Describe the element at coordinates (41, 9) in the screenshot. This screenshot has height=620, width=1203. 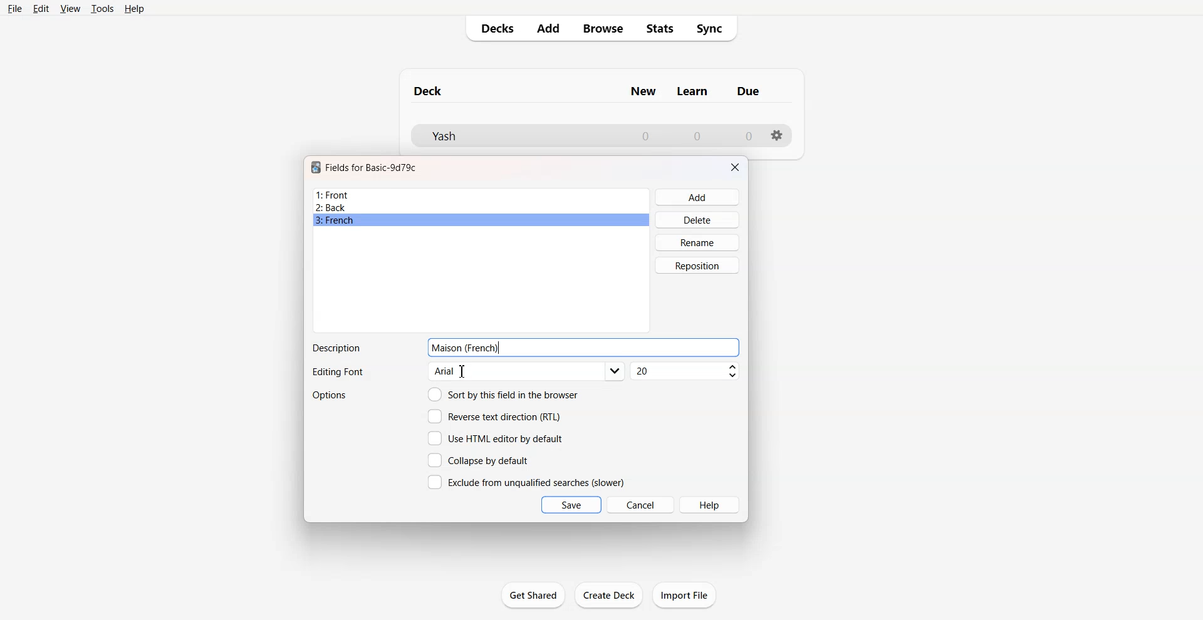
I see `Edit` at that location.